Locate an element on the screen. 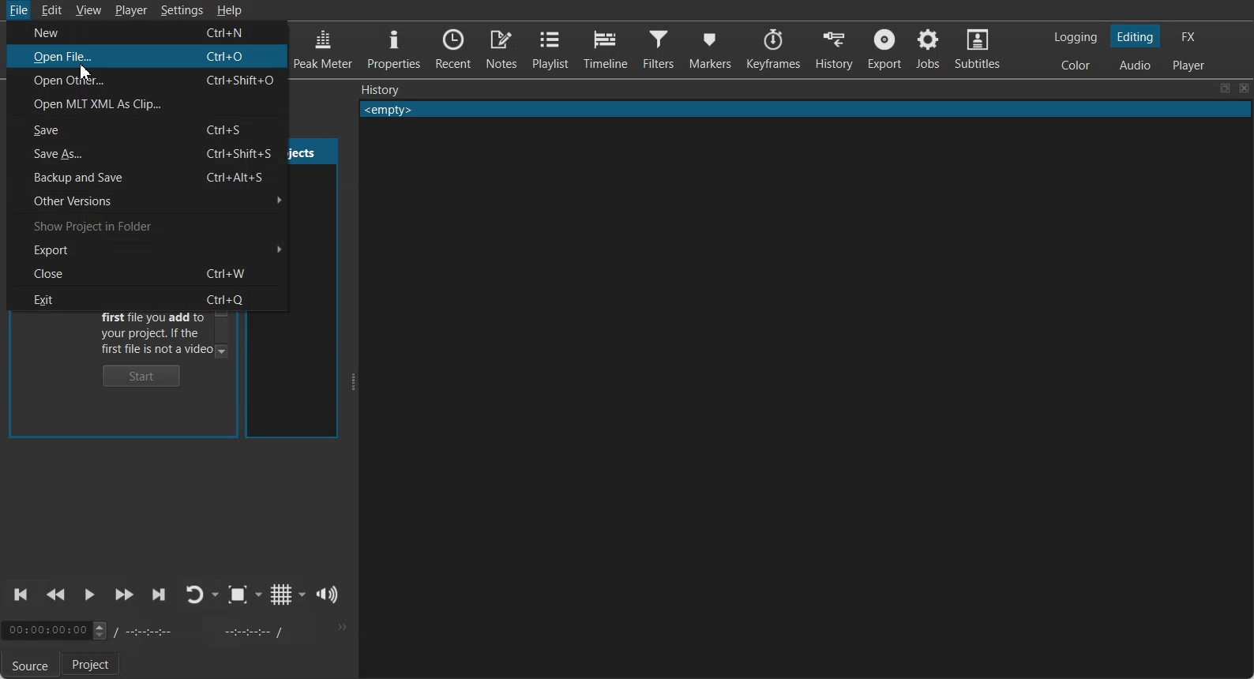 The width and height of the screenshot is (1254, 679). Recording time is located at coordinates (204, 631).